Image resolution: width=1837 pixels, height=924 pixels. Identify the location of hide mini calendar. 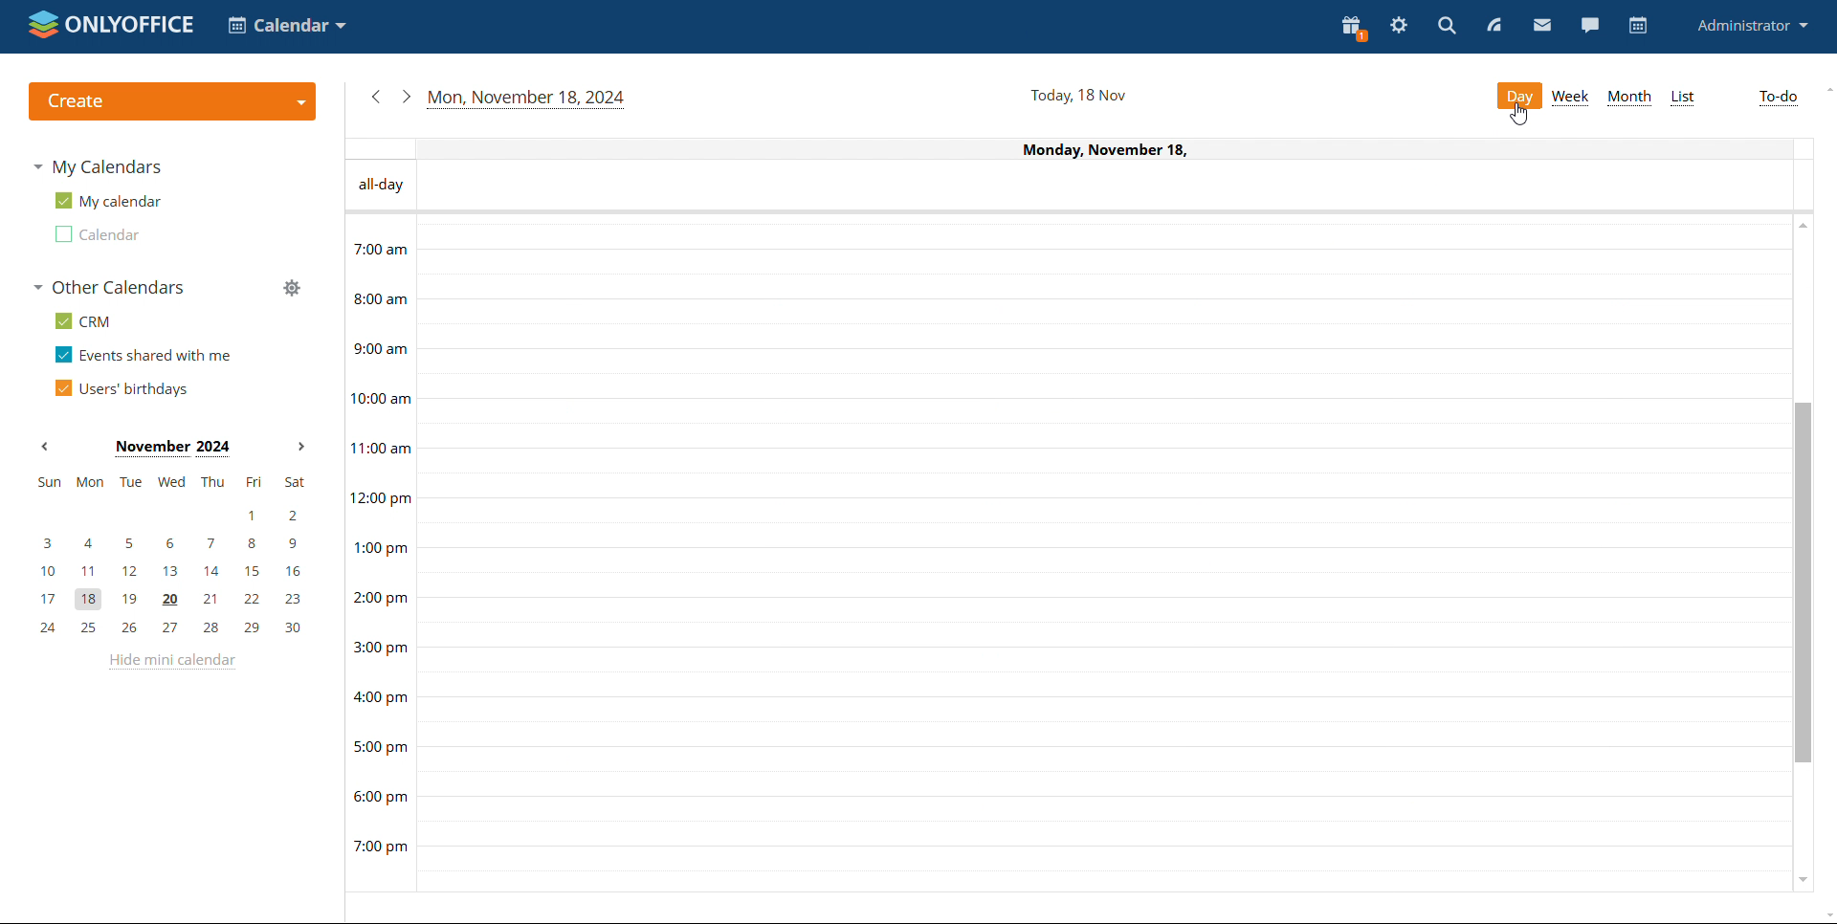
(170, 662).